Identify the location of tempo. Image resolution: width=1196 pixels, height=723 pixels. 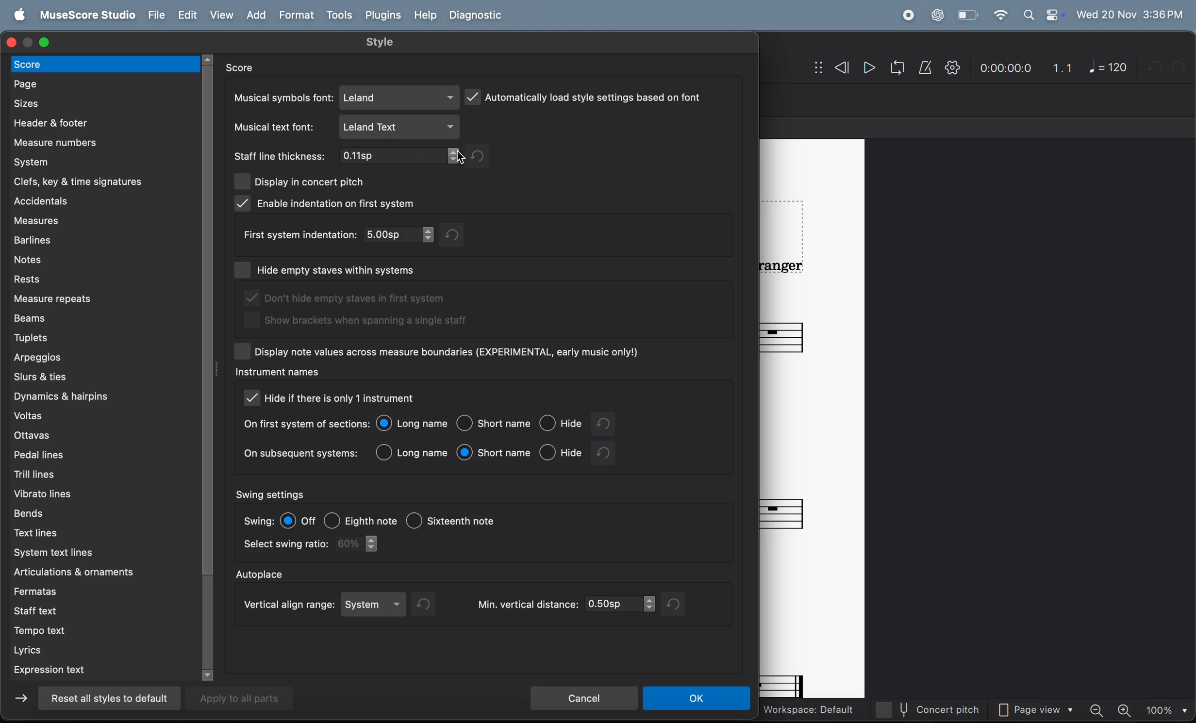
(105, 632).